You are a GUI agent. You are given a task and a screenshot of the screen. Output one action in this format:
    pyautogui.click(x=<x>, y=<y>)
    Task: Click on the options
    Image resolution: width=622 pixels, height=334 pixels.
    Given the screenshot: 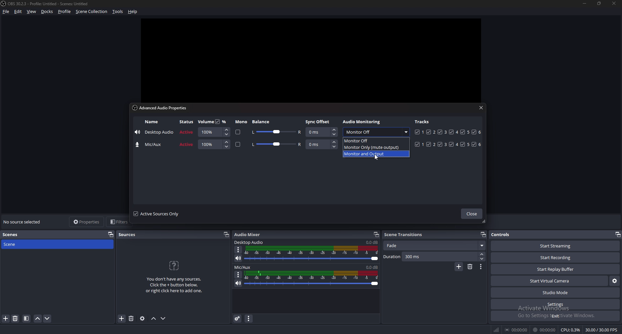 What is the action you would take?
    pyautogui.click(x=239, y=250)
    